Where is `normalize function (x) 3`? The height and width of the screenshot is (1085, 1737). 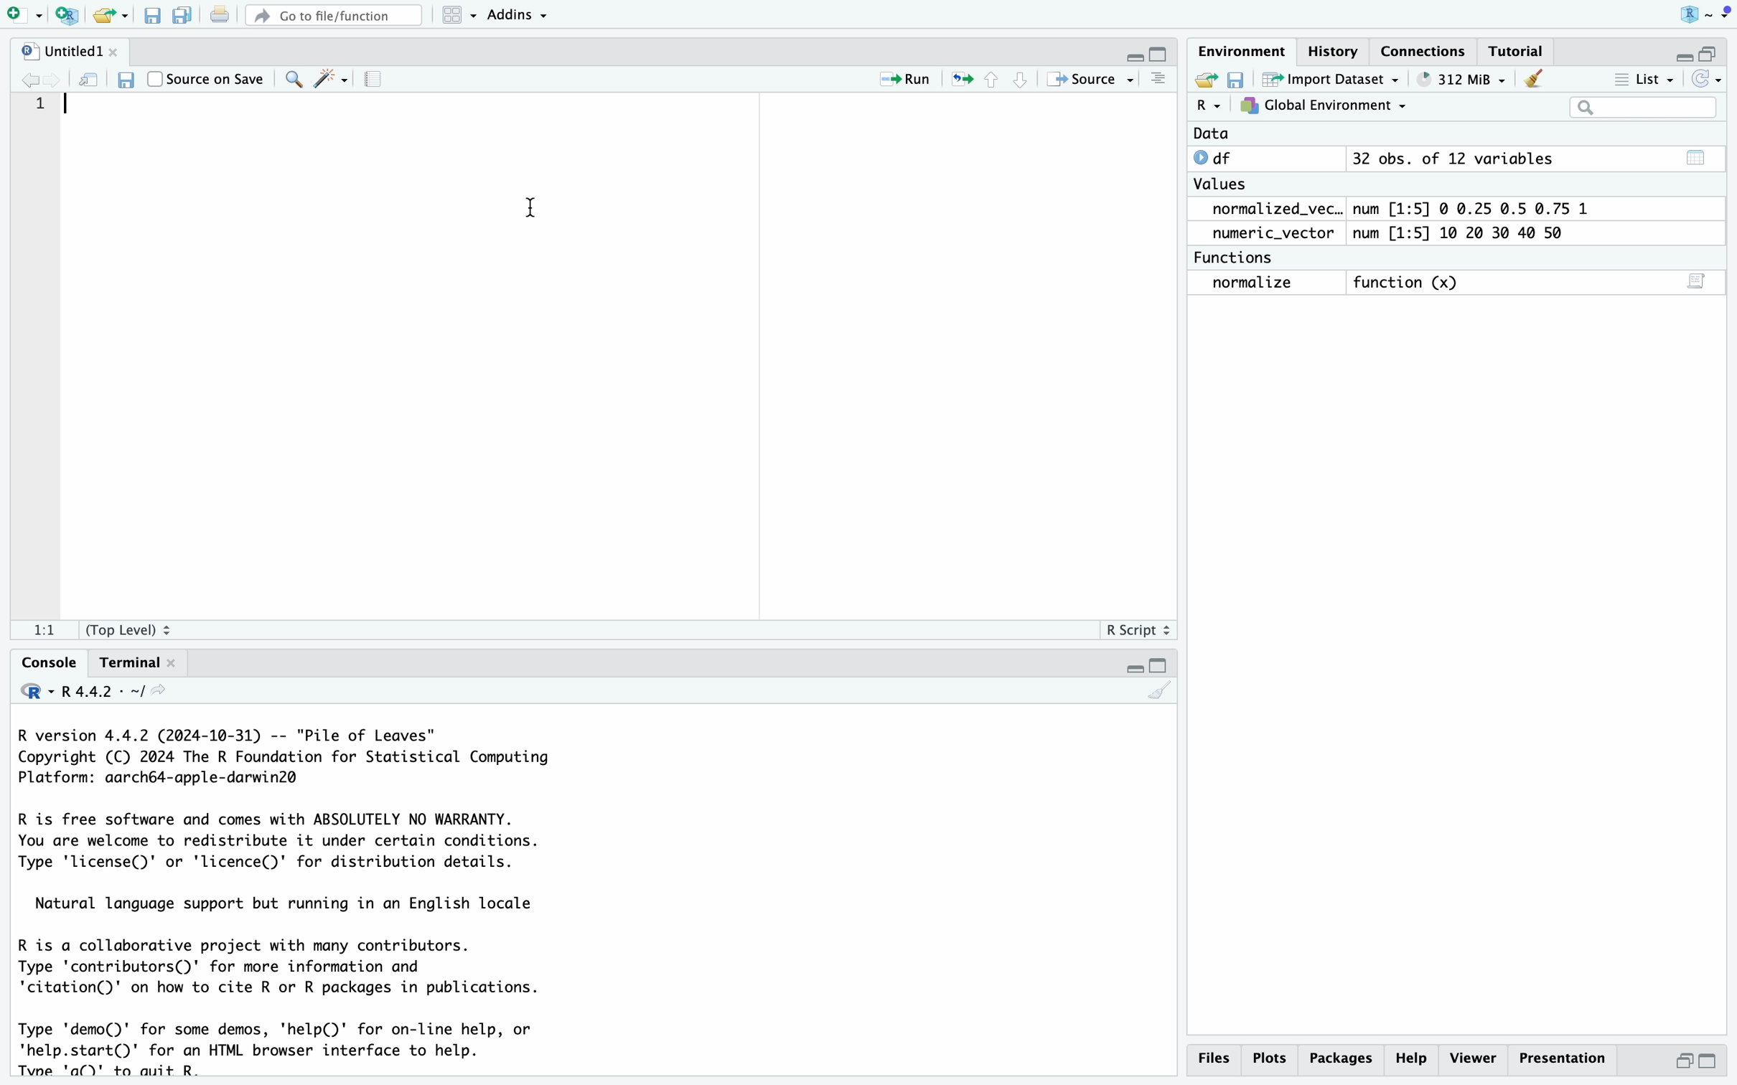 normalize function (x) 3 is located at coordinates (1458, 286).